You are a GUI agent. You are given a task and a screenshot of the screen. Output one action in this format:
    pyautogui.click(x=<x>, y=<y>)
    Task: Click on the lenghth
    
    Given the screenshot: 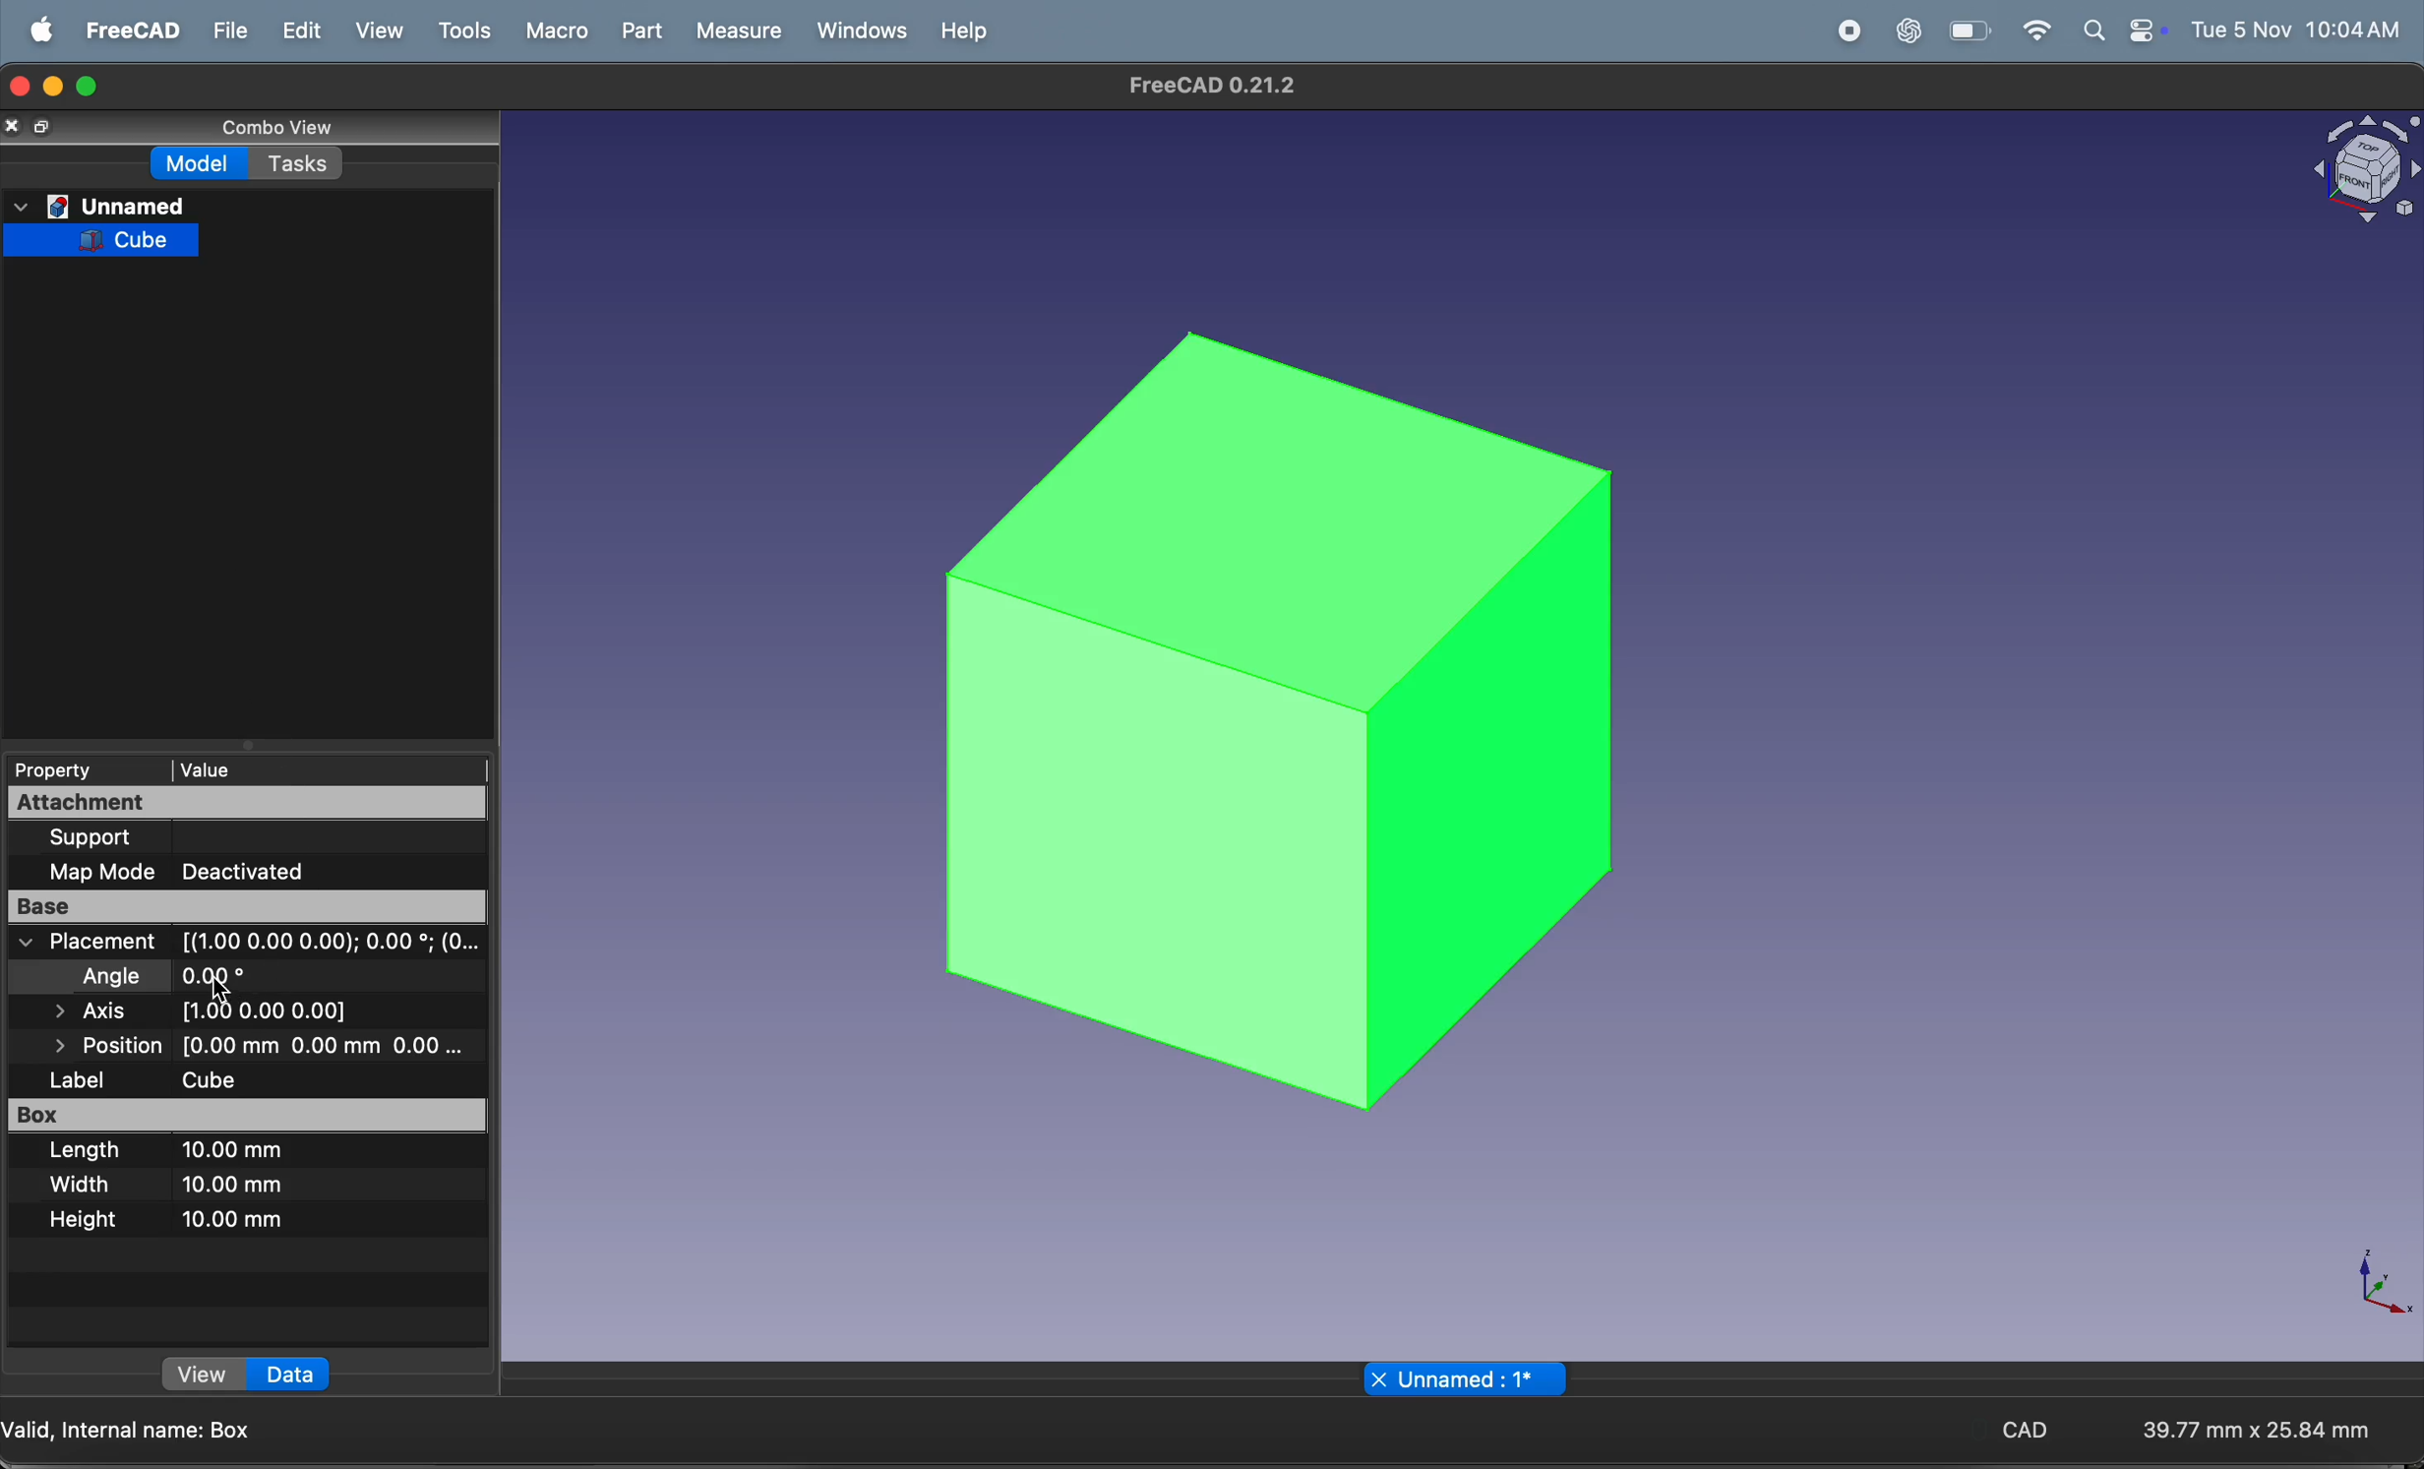 What is the action you would take?
    pyautogui.click(x=83, y=1153)
    